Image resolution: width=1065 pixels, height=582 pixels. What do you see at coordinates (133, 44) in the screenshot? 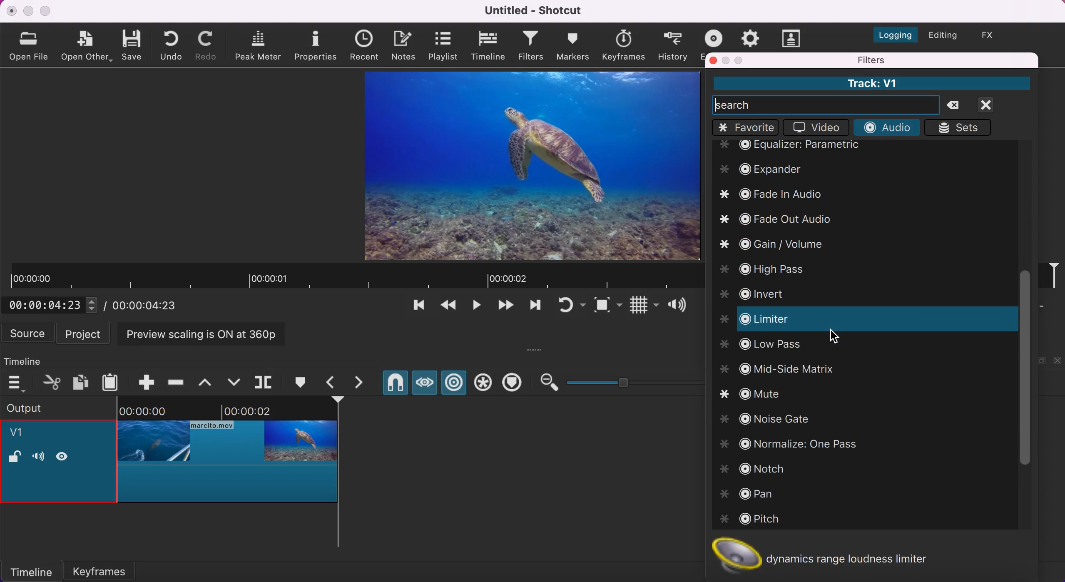
I see `save` at bounding box center [133, 44].